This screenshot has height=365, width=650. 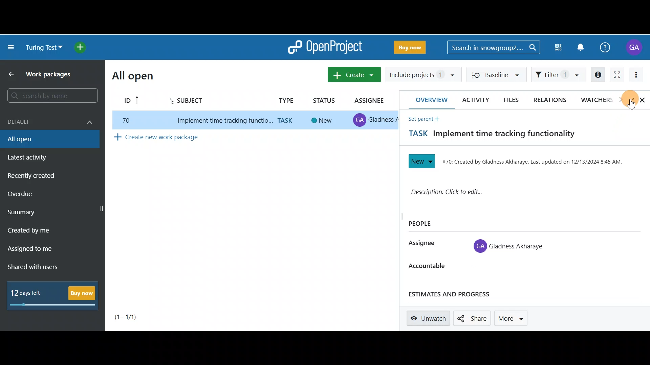 I want to click on Notification centre, so click(x=581, y=47).